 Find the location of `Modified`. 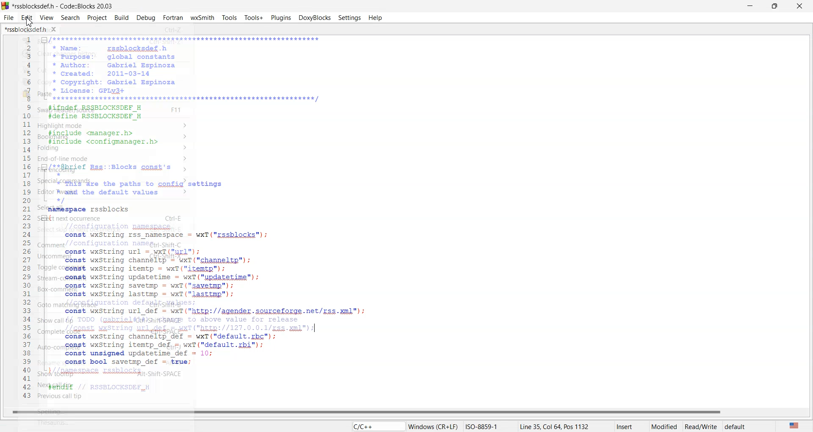

Modified is located at coordinates (665, 426).